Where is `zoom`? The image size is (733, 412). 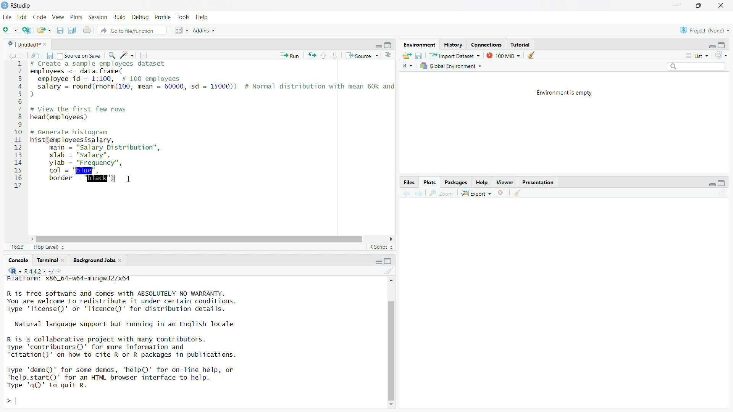 zoom is located at coordinates (441, 193).